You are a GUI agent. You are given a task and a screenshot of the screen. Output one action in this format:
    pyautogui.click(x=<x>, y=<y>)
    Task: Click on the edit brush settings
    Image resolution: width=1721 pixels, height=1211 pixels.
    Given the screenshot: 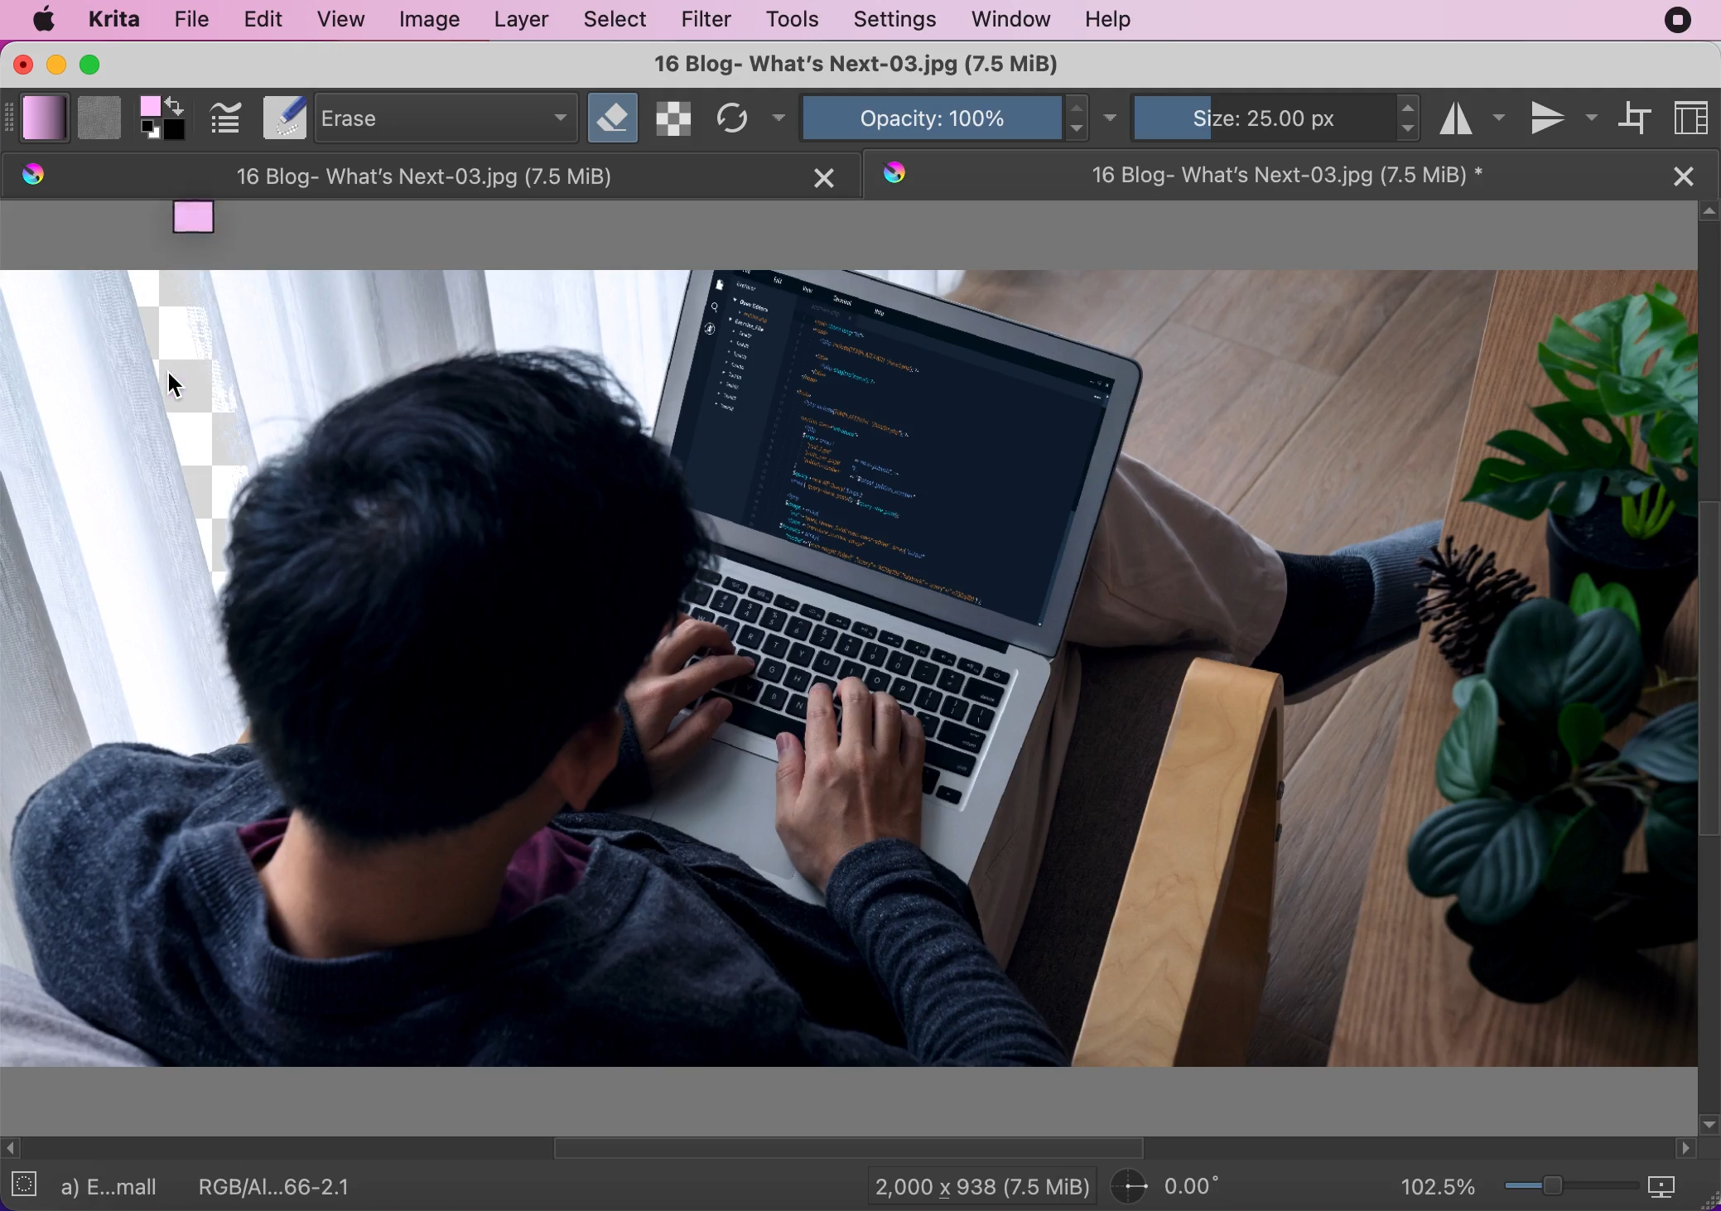 What is the action you would take?
    pyautogui.click(x=228, y=118)
    